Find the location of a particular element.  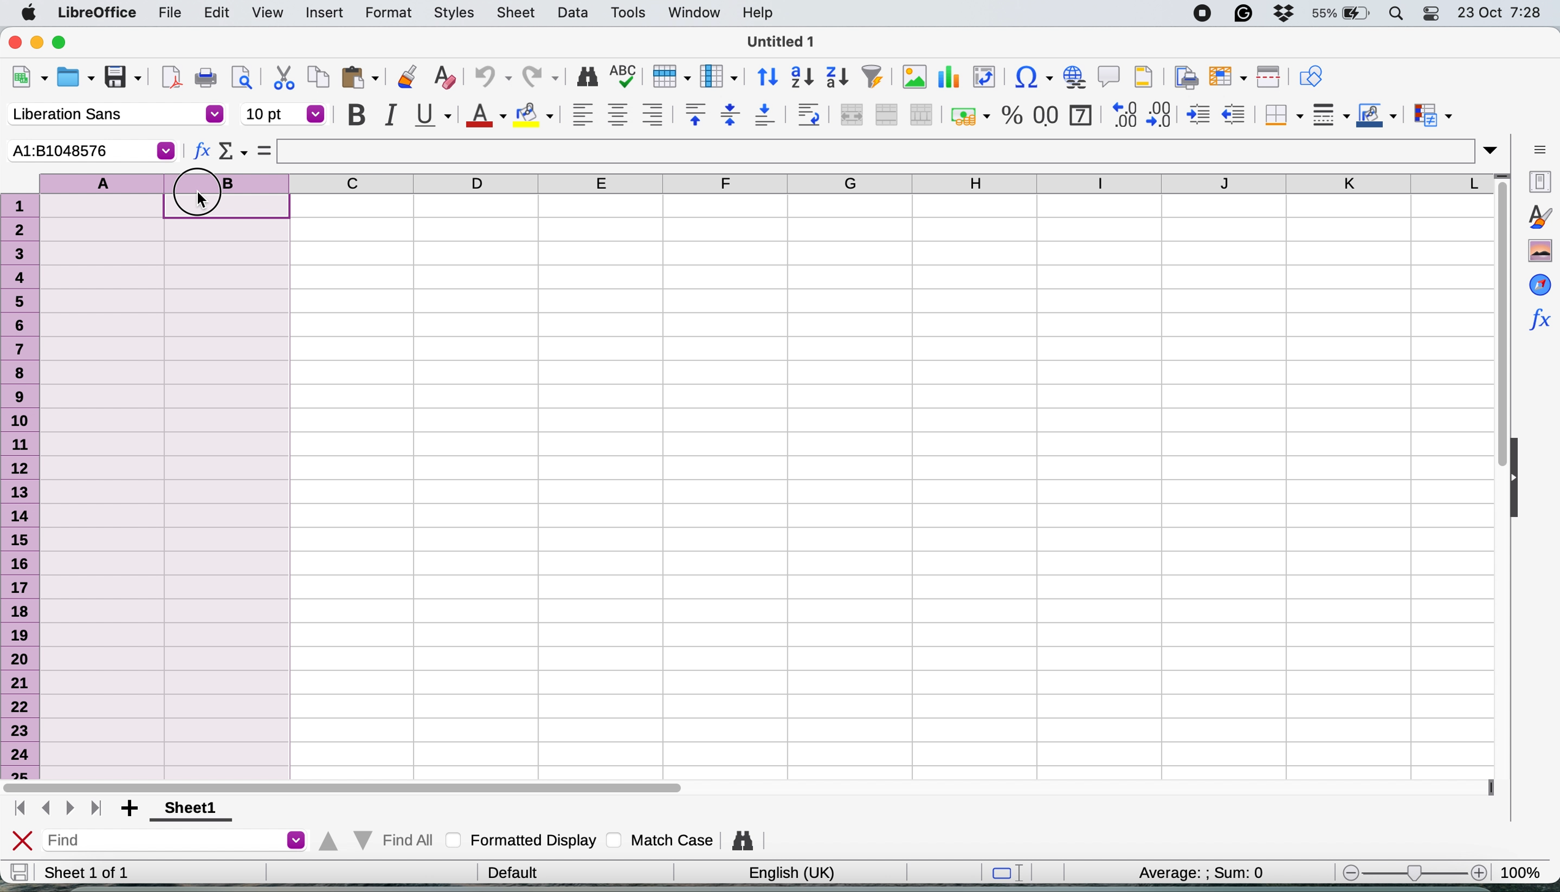

help is located at coordinates (755, 13).